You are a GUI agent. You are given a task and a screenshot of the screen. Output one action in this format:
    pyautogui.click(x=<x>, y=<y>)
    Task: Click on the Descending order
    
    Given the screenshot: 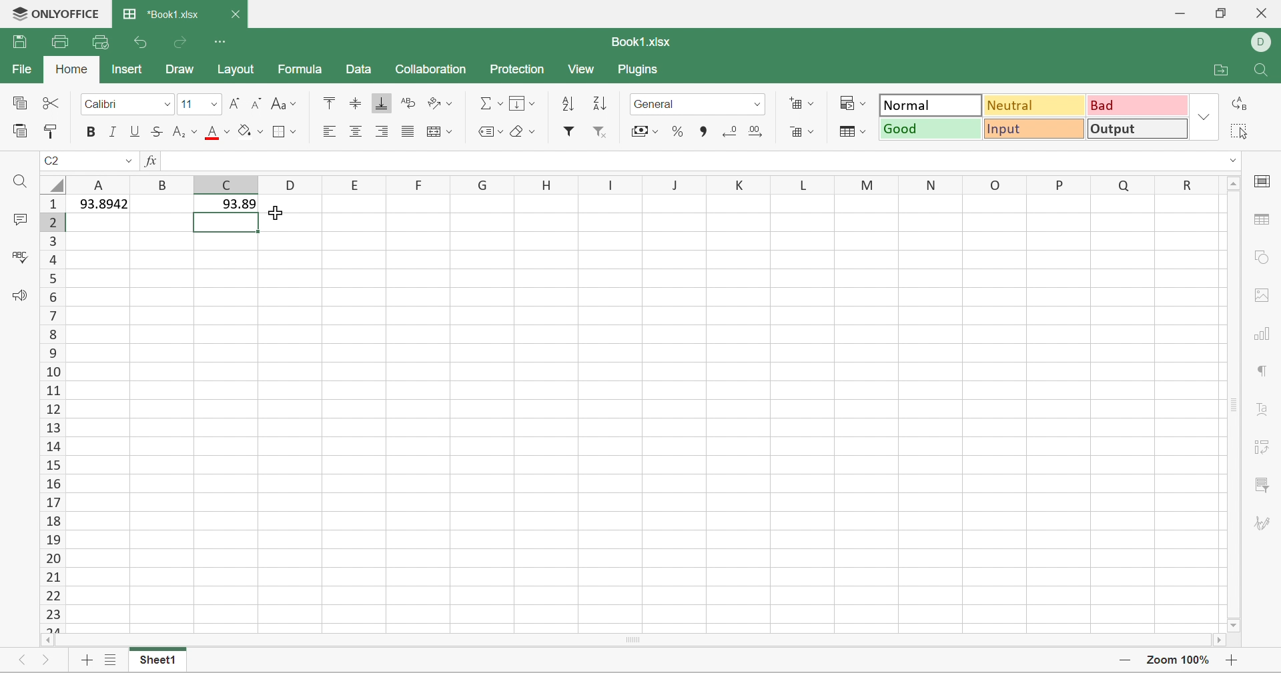 What is the action you would take?
    pyautogui.click(x=598, y=103)
    